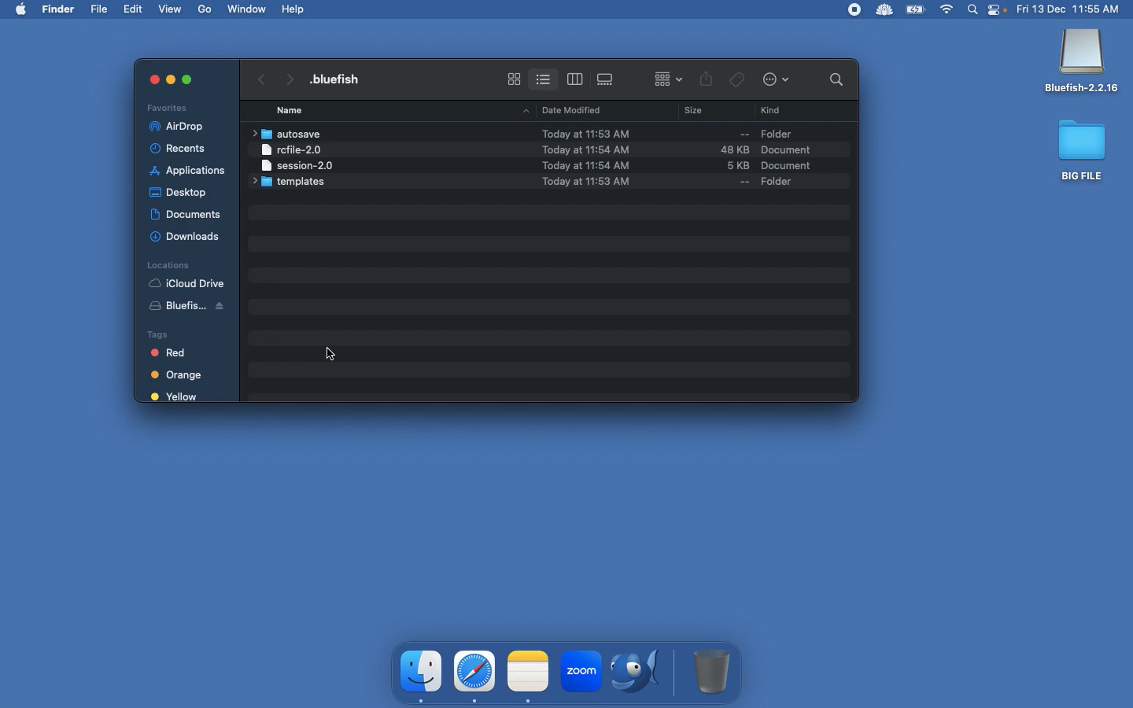 Image resolution: width=1133 pixels, height=708 pixels. What do you see at coordinates (915, 11) in the screenshot?
I see `Charge` at bounding box center [915, 11].